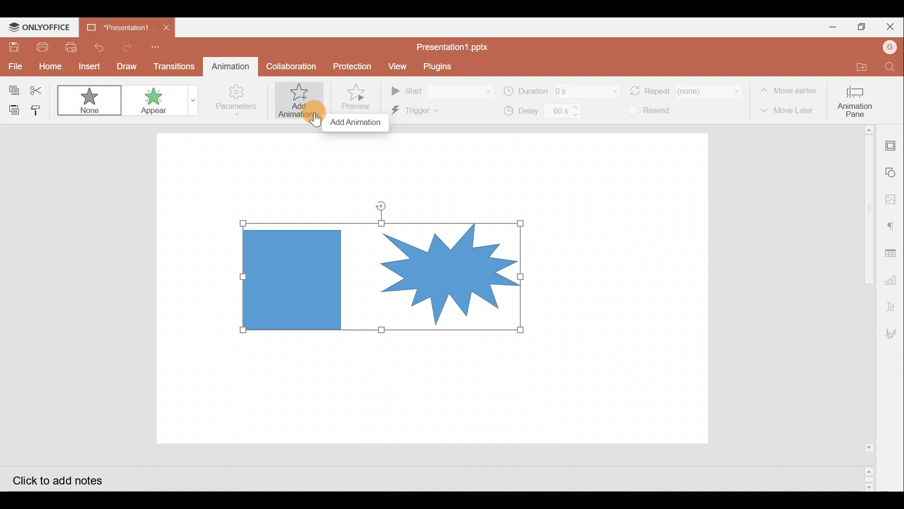 The width and height of the screenshot is (904, 509). What do you see at coordinates (384, 278) in the screenshot?
I see `Group of shape on presentation slide` at bounding box center [384, 278].